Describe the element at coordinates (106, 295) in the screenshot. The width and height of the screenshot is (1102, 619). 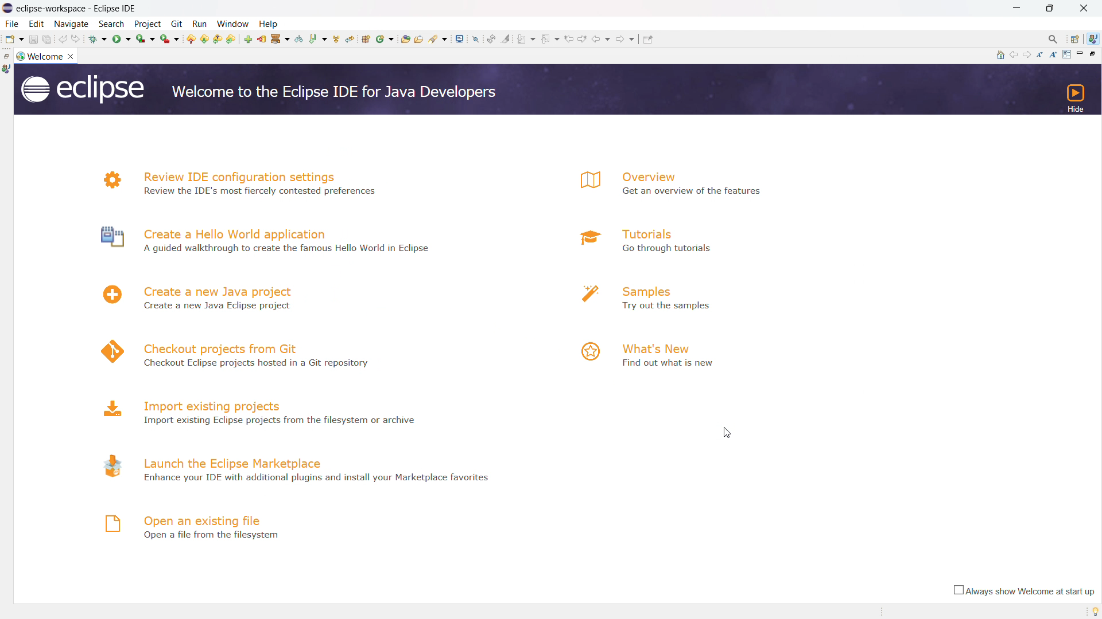
I see `logo` at that location.